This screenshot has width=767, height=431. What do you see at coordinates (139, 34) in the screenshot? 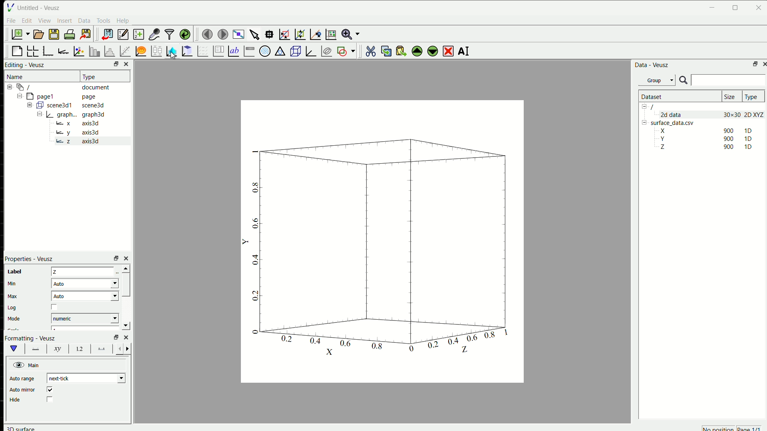
I see `create new data sets` at bounding box center [139, 34].